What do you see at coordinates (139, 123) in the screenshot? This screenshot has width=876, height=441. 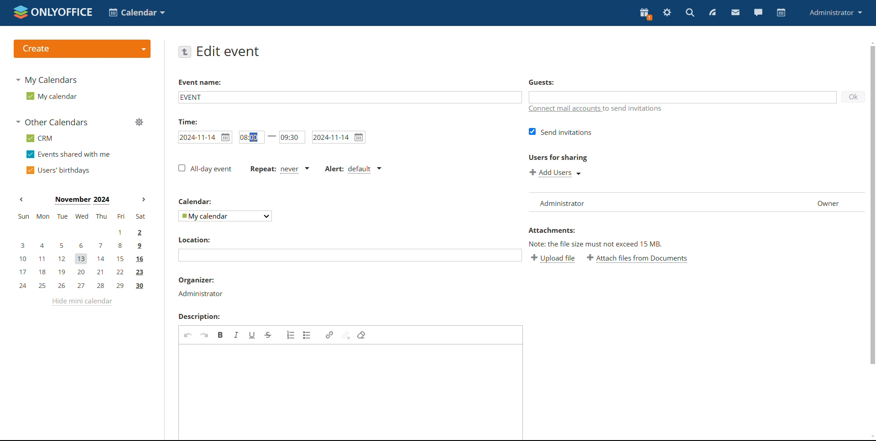 I see `manage` at bounding box center [139, 123].